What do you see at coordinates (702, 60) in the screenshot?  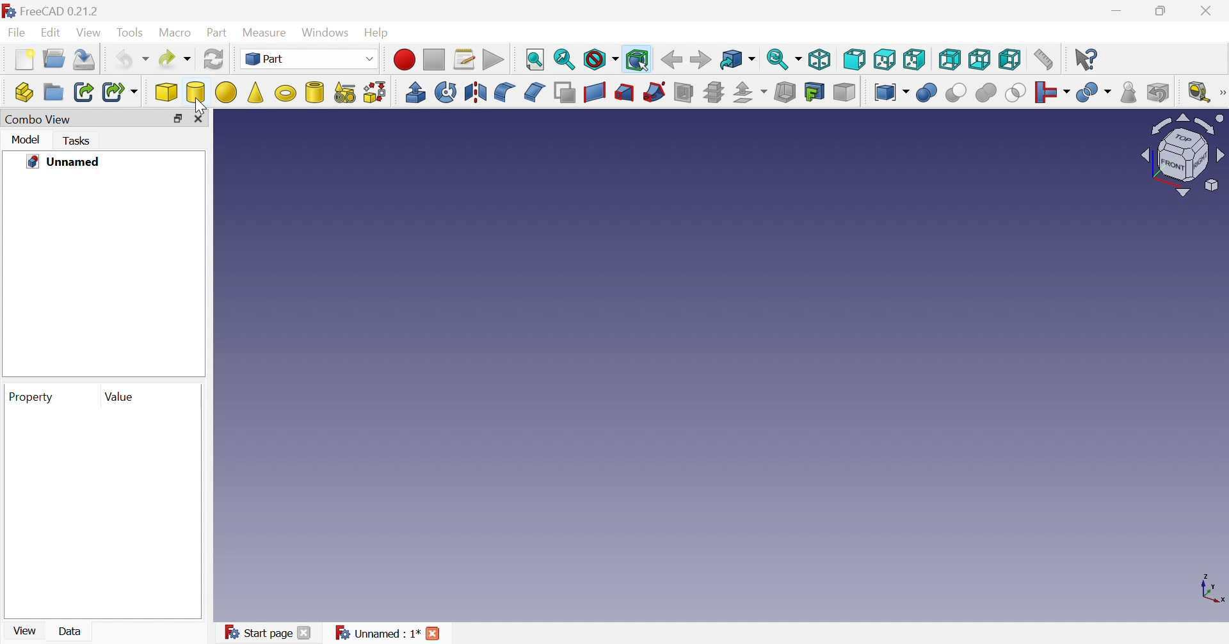 I see `Forward` at bounding box center [702, 60].